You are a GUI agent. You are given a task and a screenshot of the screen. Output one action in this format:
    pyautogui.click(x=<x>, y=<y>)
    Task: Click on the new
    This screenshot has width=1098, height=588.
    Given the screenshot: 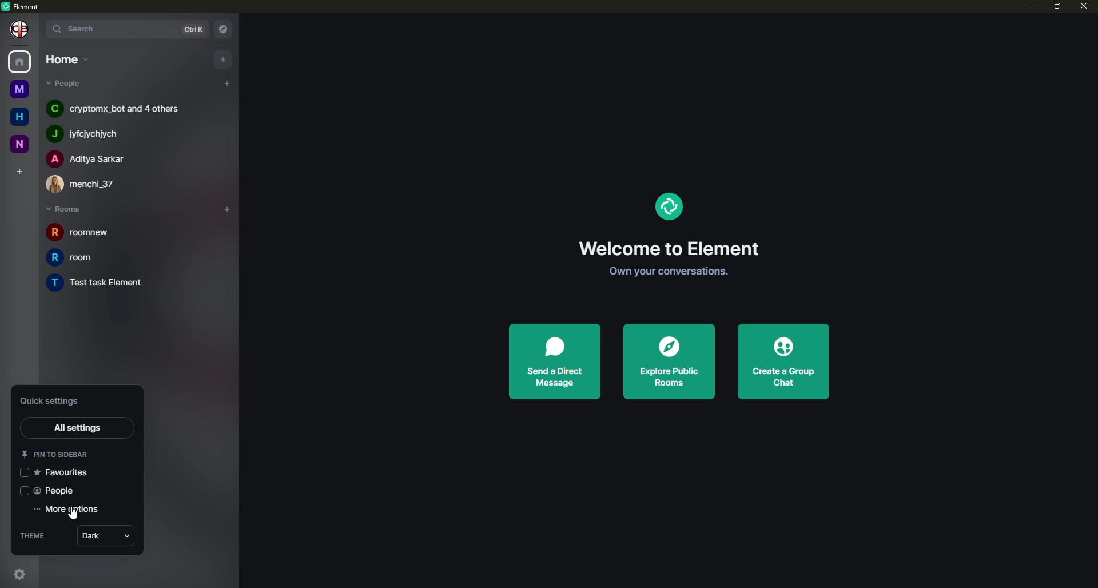 What is the action you would take?
    pyautogui.click(x=18, y=144)
    